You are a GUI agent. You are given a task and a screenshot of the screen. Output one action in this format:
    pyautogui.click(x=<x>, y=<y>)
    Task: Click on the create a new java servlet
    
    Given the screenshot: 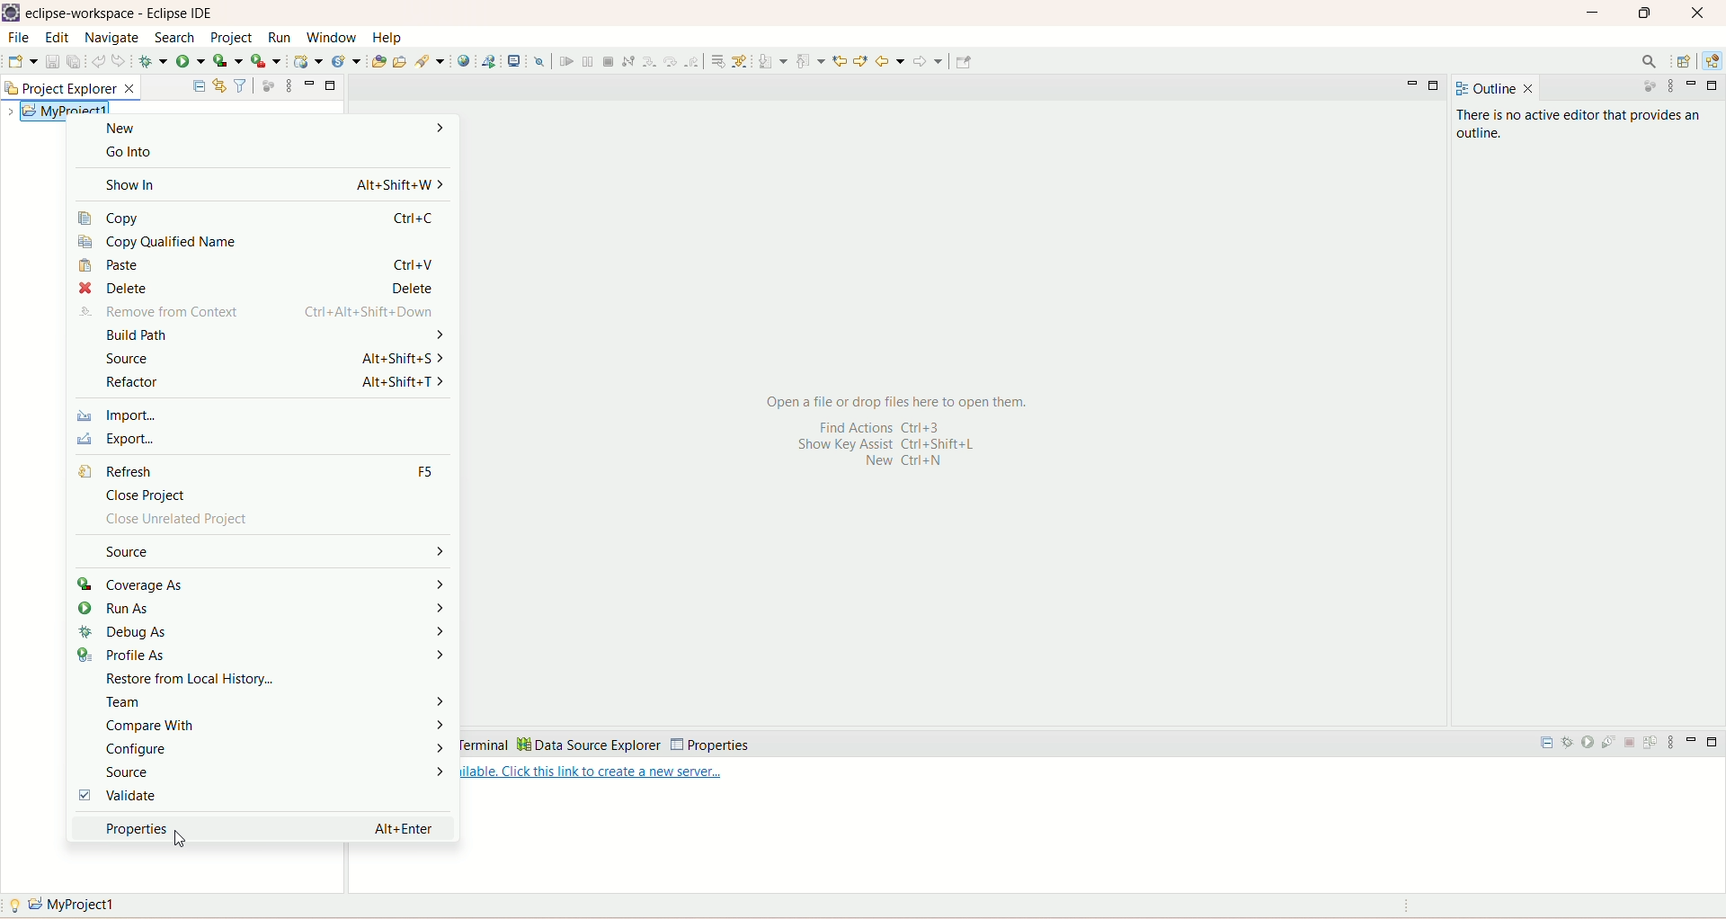 What is the action you would take?
    pyautogui.click(x=346, y=61)
    